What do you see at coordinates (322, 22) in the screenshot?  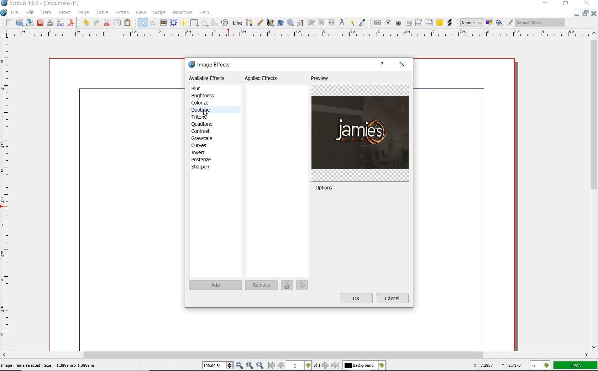 I see `link text frames` at bounding box center [322, 22].